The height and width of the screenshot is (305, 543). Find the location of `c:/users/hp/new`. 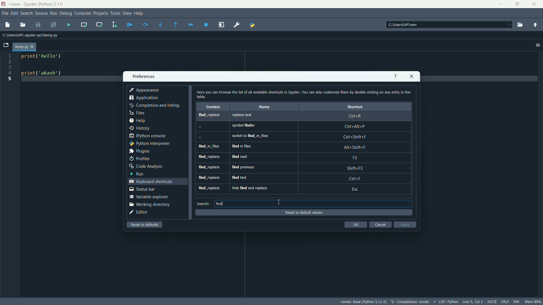

c:/users/hp/new is located at coordinates (449, 25).